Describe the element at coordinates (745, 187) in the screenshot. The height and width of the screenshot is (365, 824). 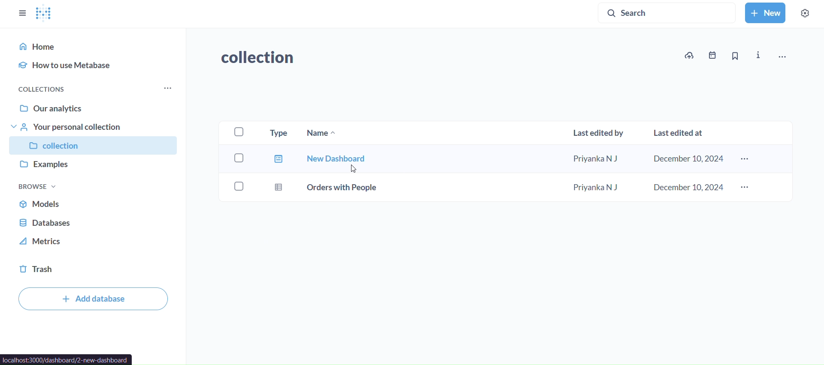
I see `more` at that location.